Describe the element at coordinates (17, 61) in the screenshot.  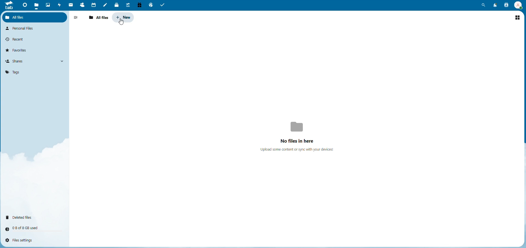
I see `Shares` at that location.